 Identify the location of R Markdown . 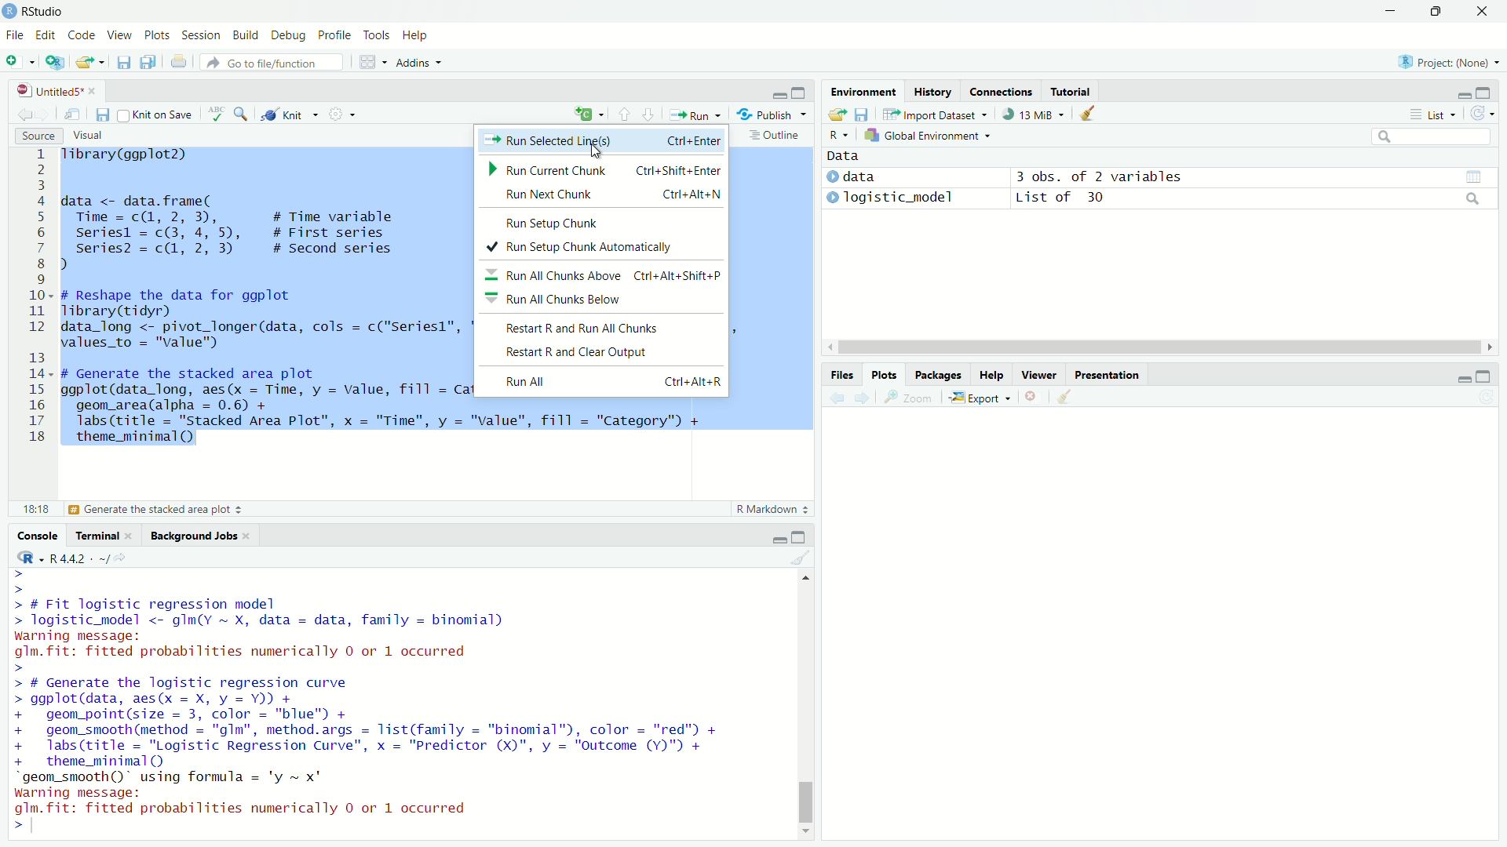
(758, 507).